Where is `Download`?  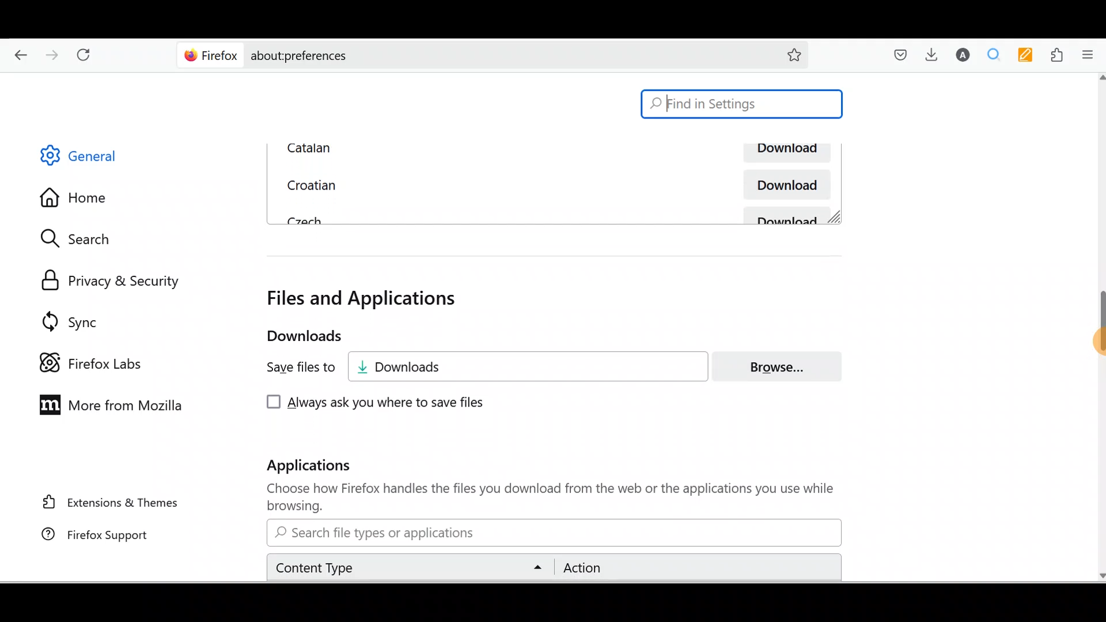
Download is located at coordinates (784, 153).